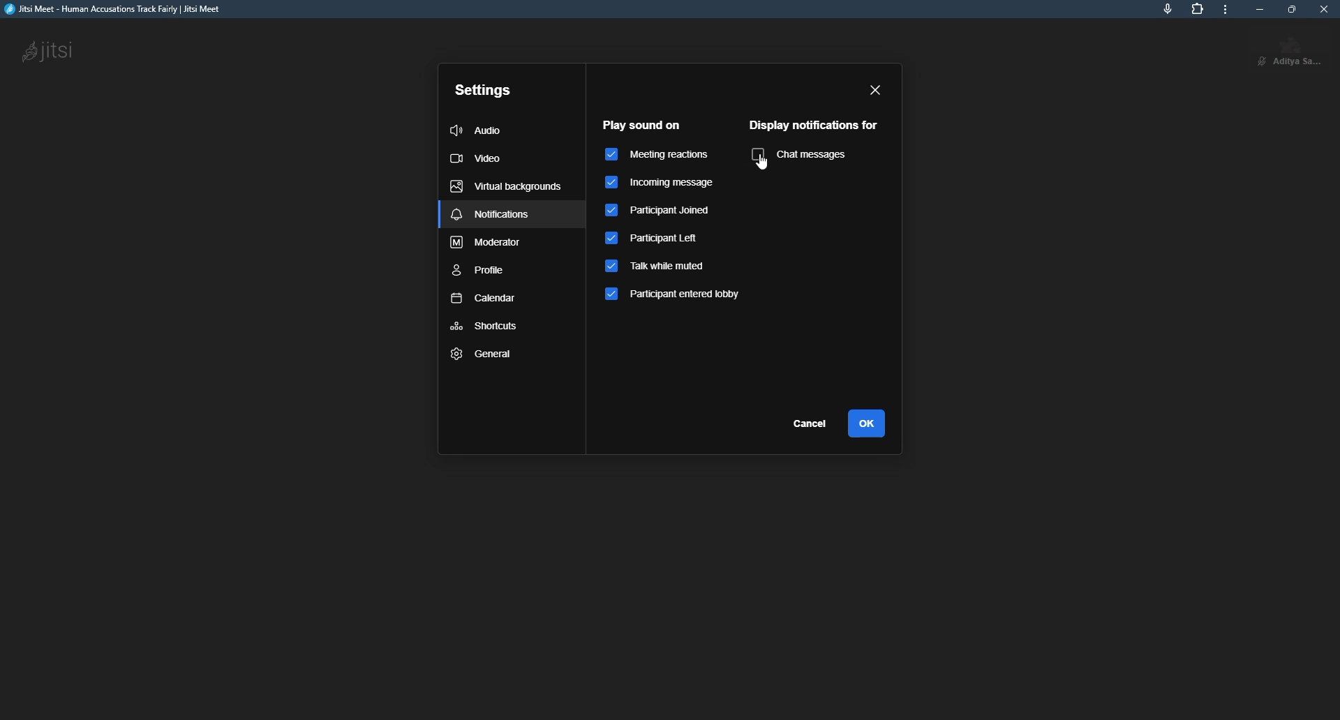 This screenshot has width=1340, height=720. What do you see at coordinates (876, 91) in the screenshot?
I see `close` at bounding box center [876, 91].